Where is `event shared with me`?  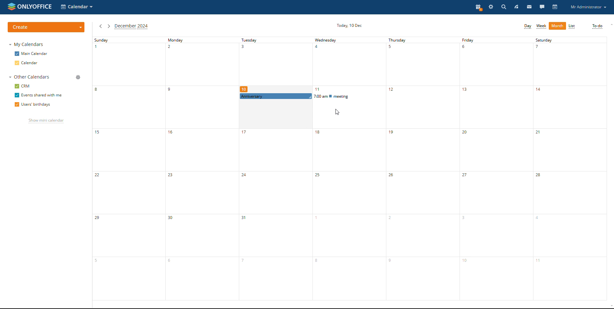
event shared with me is located at coordinates (38, 95).